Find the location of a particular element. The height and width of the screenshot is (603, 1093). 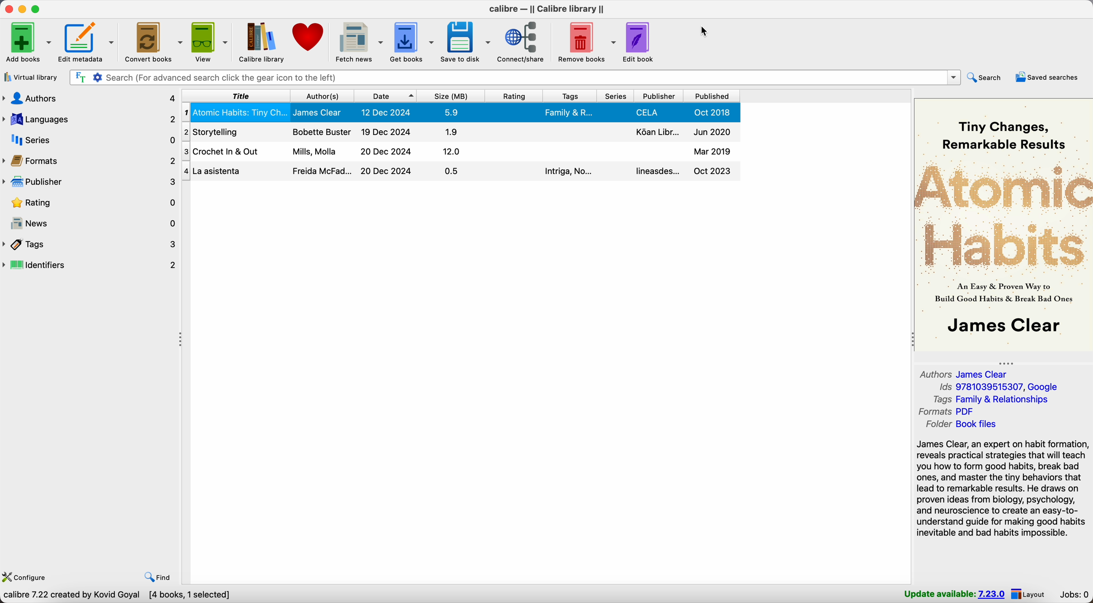

Jobs: 0 is located at coordinates (1076, 594).